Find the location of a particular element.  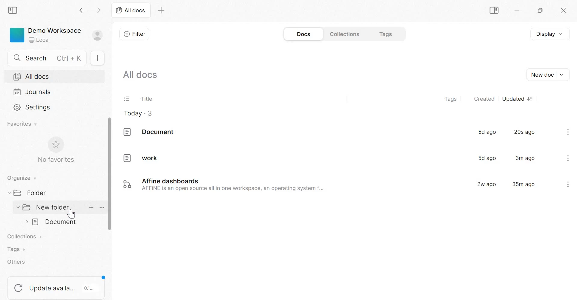

Favorites is located at coordinates (21, 124).